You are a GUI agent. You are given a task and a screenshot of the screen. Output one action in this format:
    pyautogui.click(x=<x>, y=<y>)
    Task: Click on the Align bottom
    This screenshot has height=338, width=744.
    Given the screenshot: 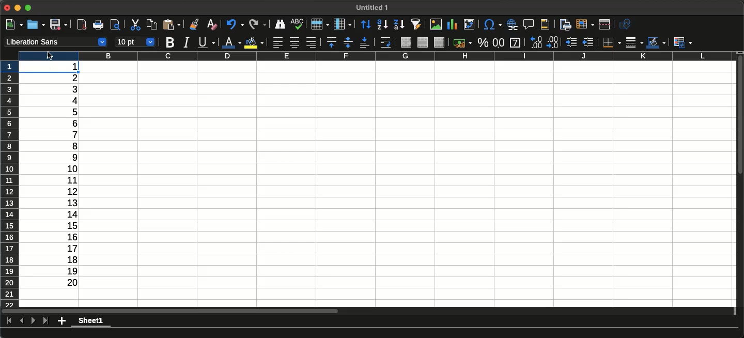 What is the action you would take?
    pyautogui.click(x=363, y=42)
    